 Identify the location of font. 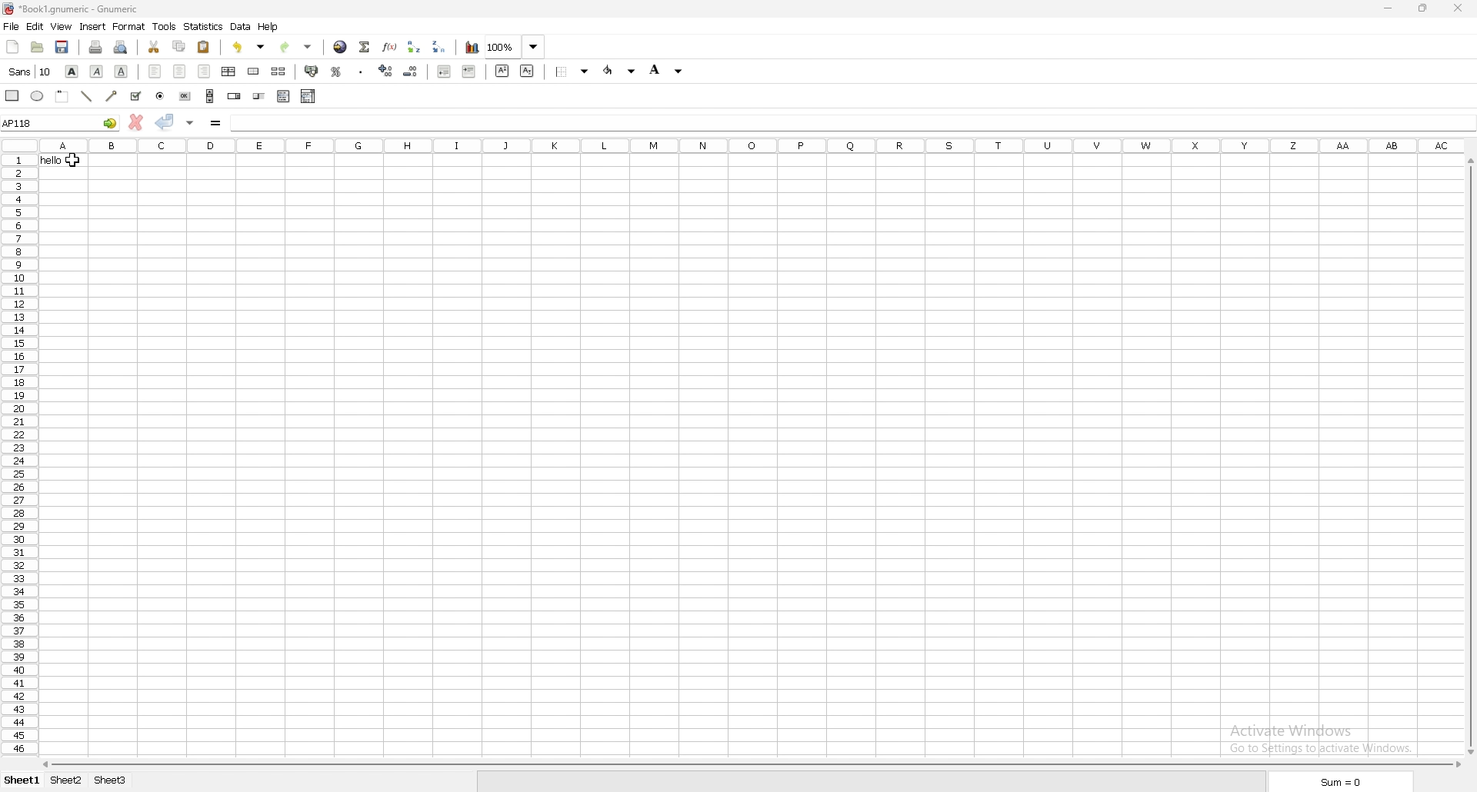
(30, 71).